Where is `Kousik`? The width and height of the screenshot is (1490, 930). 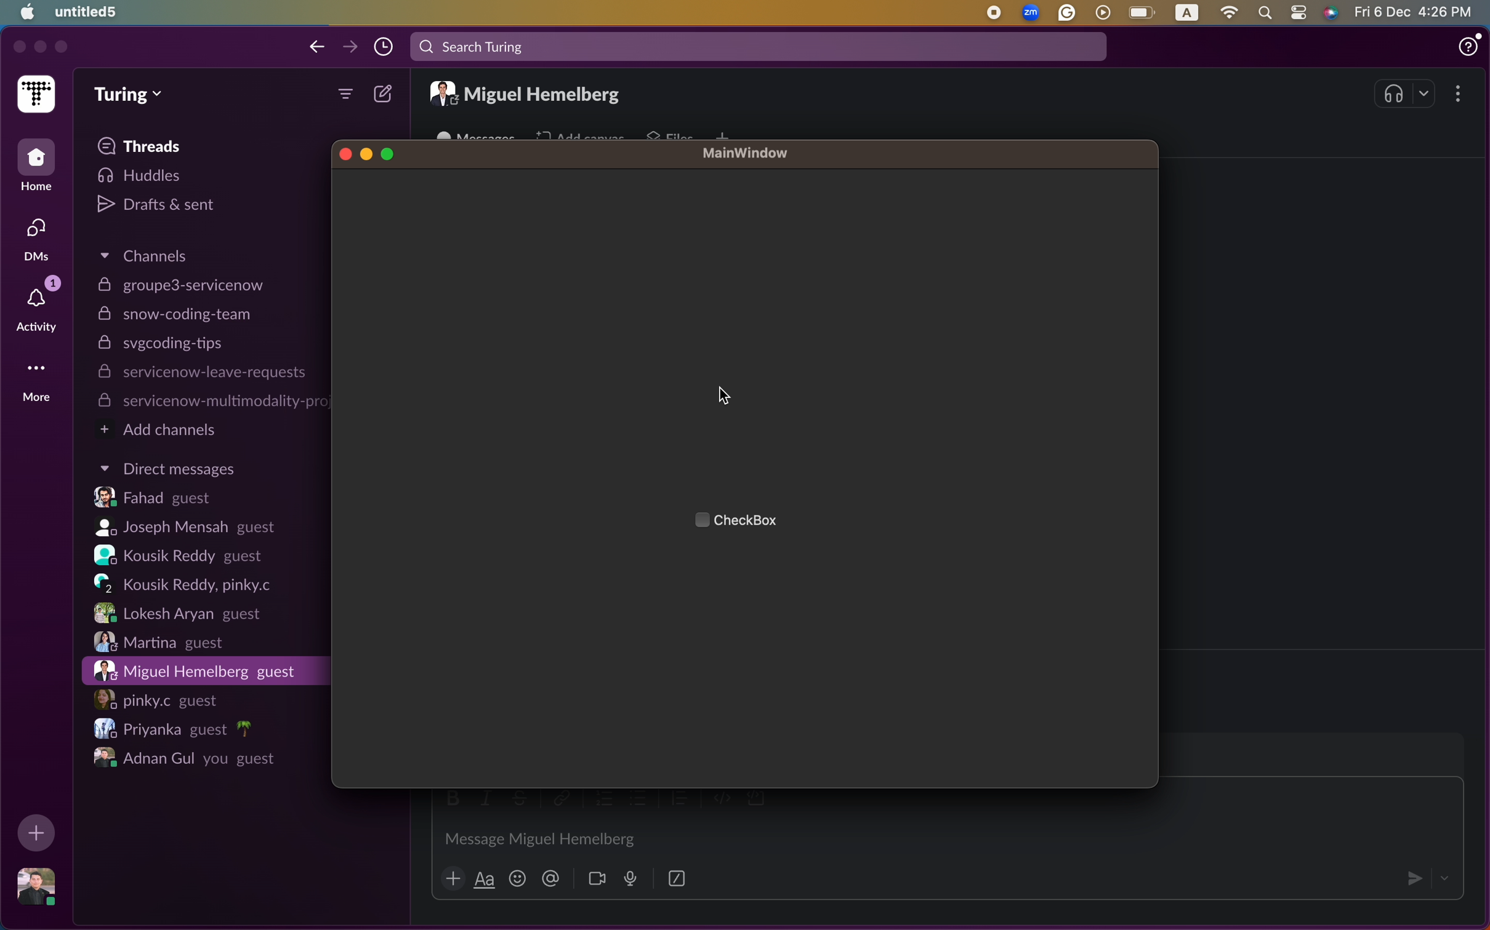 Kousik is located at coordinates (188, 584).